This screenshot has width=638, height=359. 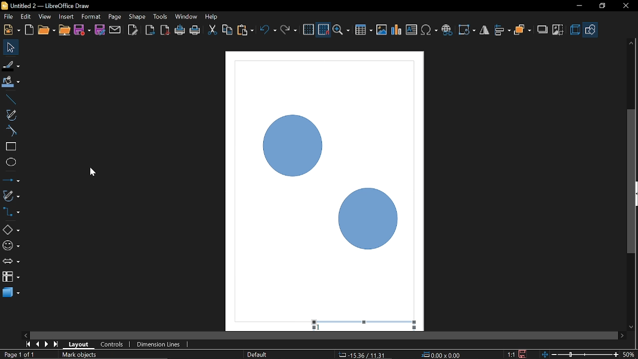 What do you see at coordinates (38, 344) in the screenshot?
I see `Previous page` at bounding box center [38, 344].